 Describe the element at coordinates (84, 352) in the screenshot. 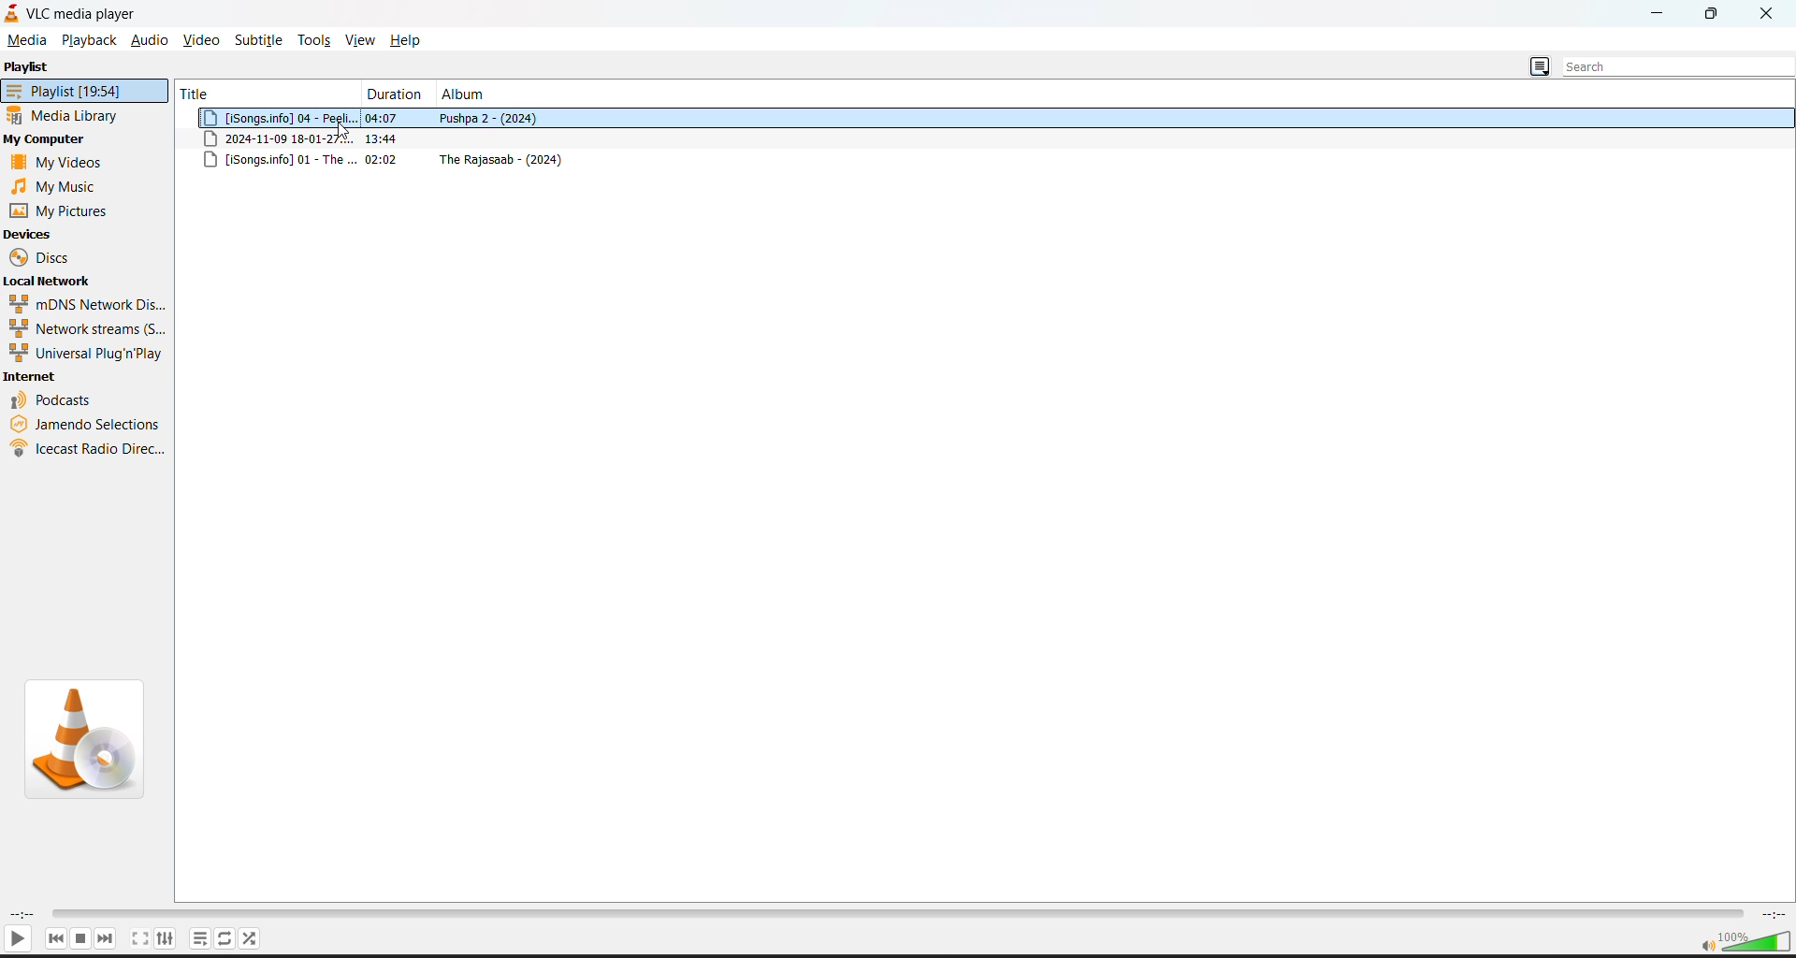

I see `universal plug n play` at that location.